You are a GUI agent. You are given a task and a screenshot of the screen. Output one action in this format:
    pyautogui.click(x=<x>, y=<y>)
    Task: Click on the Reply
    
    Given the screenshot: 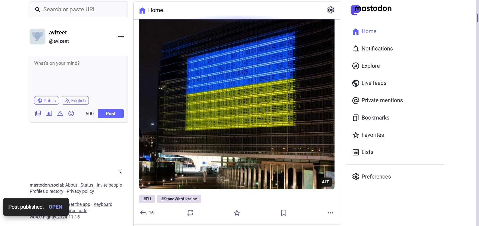 What is the action you would take?
    pyautogui.click(x=111, y=113)
    